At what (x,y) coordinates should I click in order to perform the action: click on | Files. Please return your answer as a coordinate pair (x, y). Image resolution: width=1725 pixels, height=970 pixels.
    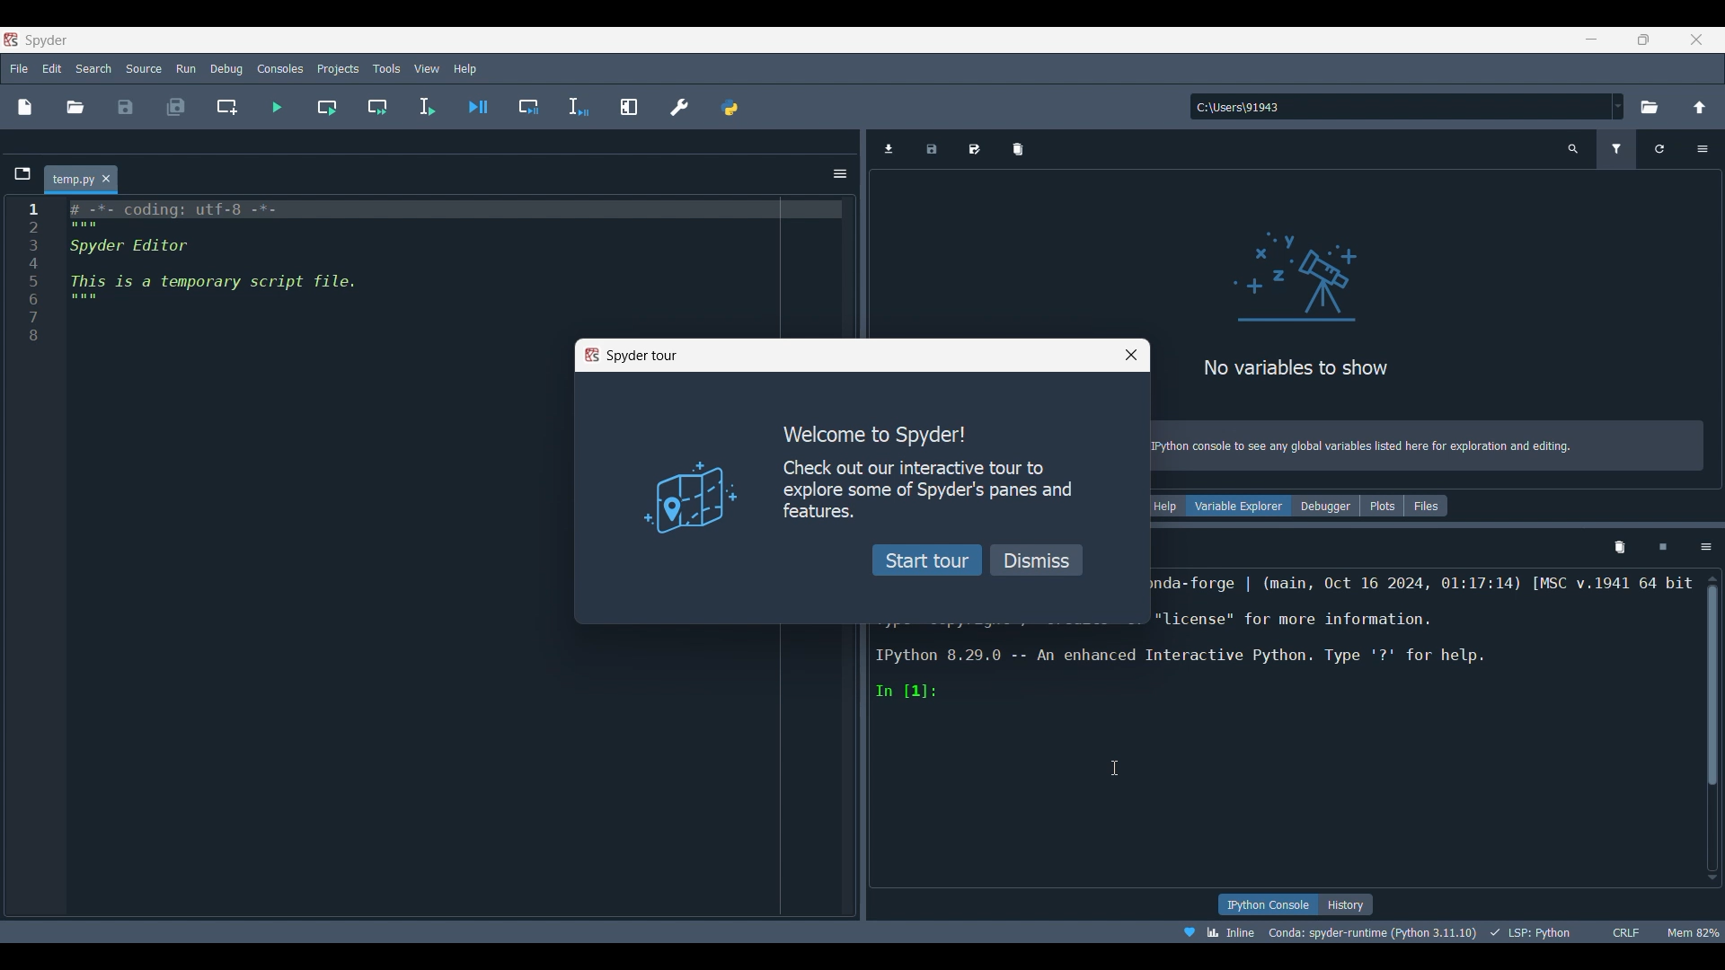
    Looking at the image, I should click on (1425, 507).